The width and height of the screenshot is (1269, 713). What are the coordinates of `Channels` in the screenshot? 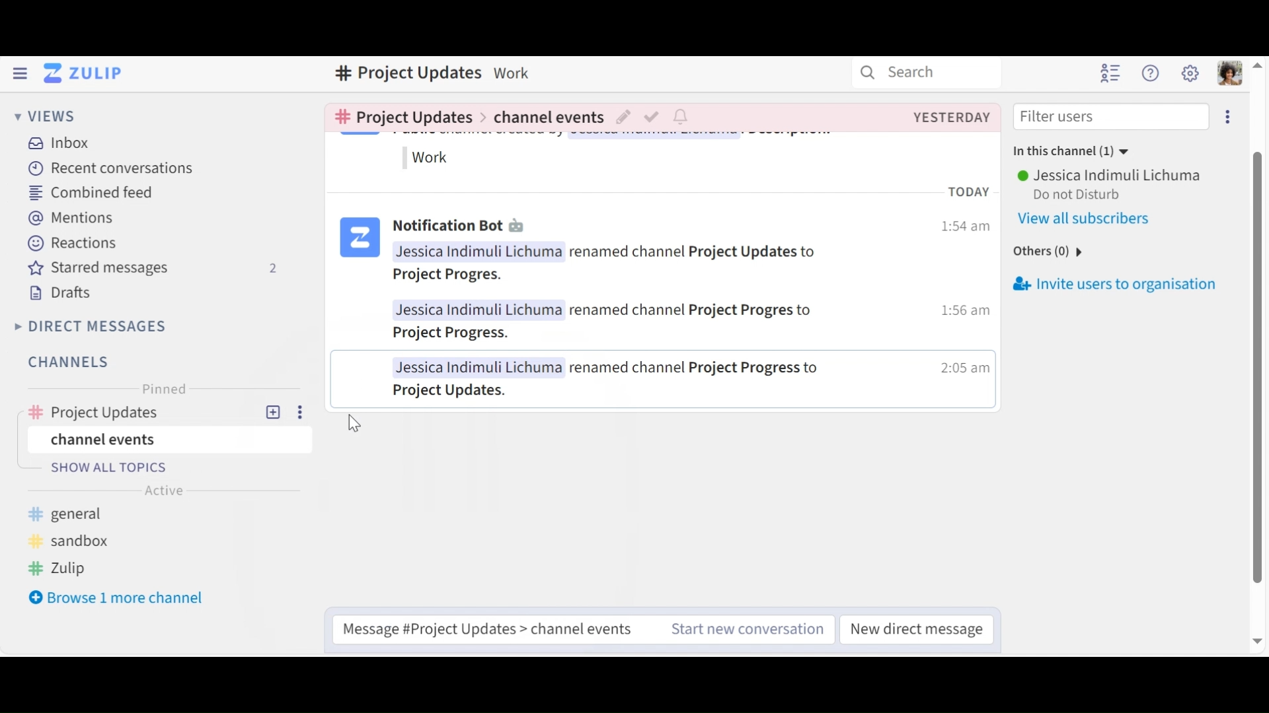 It's located at (73, 364).